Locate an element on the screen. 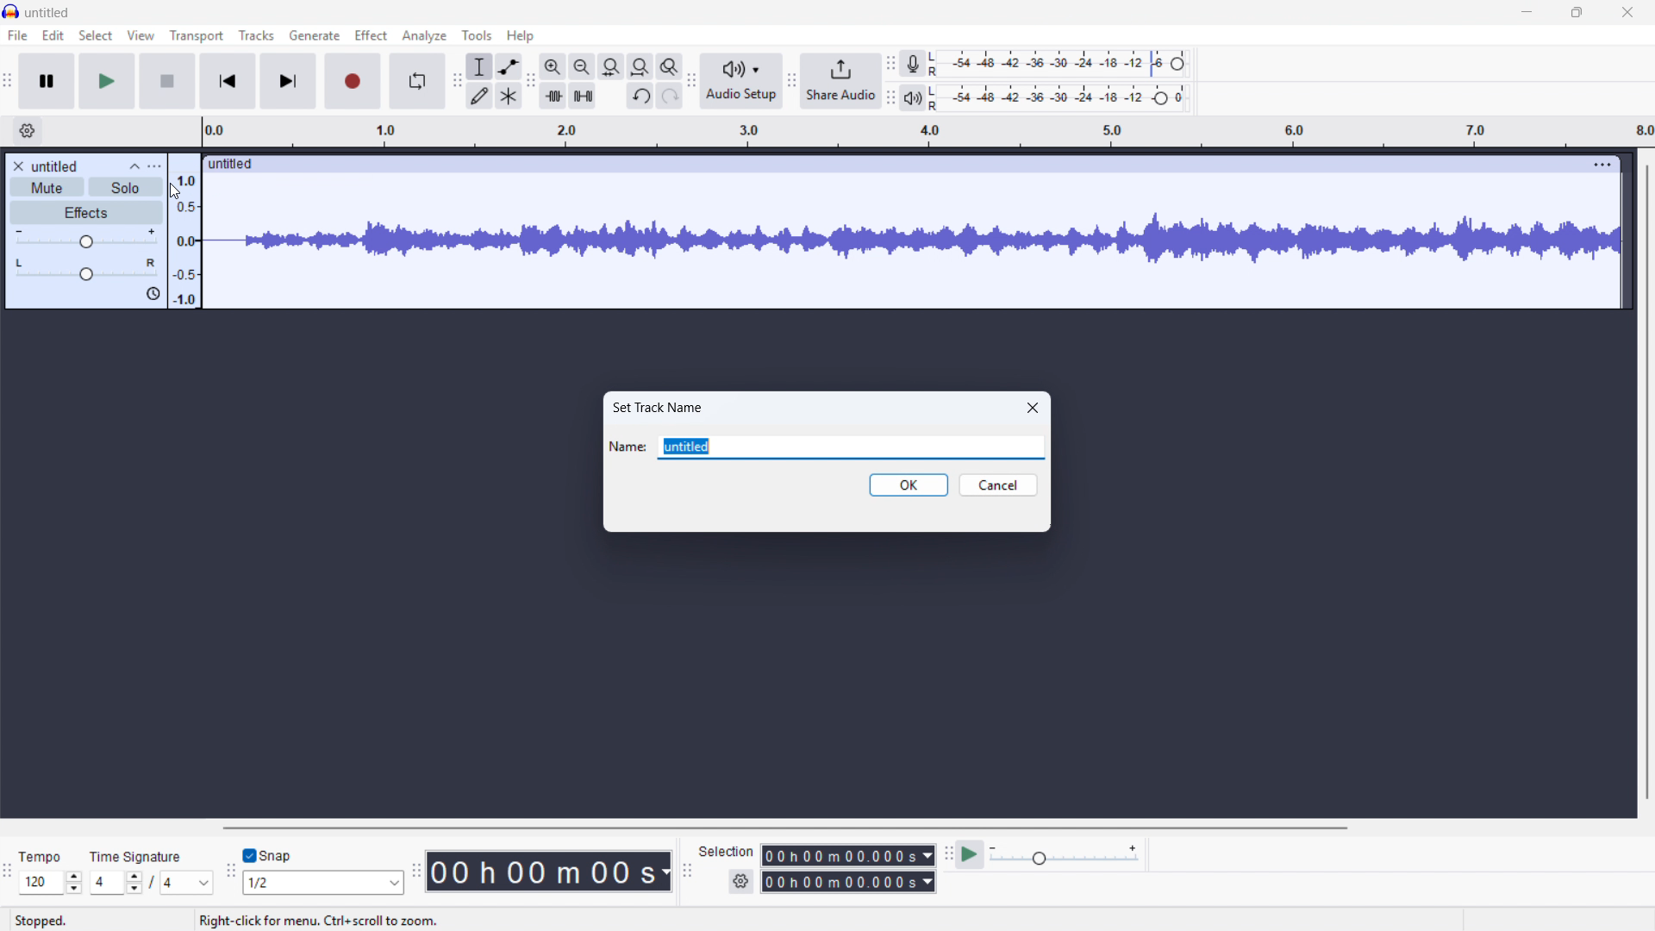 This screenshot has width=1655, height=931.  Set track name  is located at coordinates (659, 406).